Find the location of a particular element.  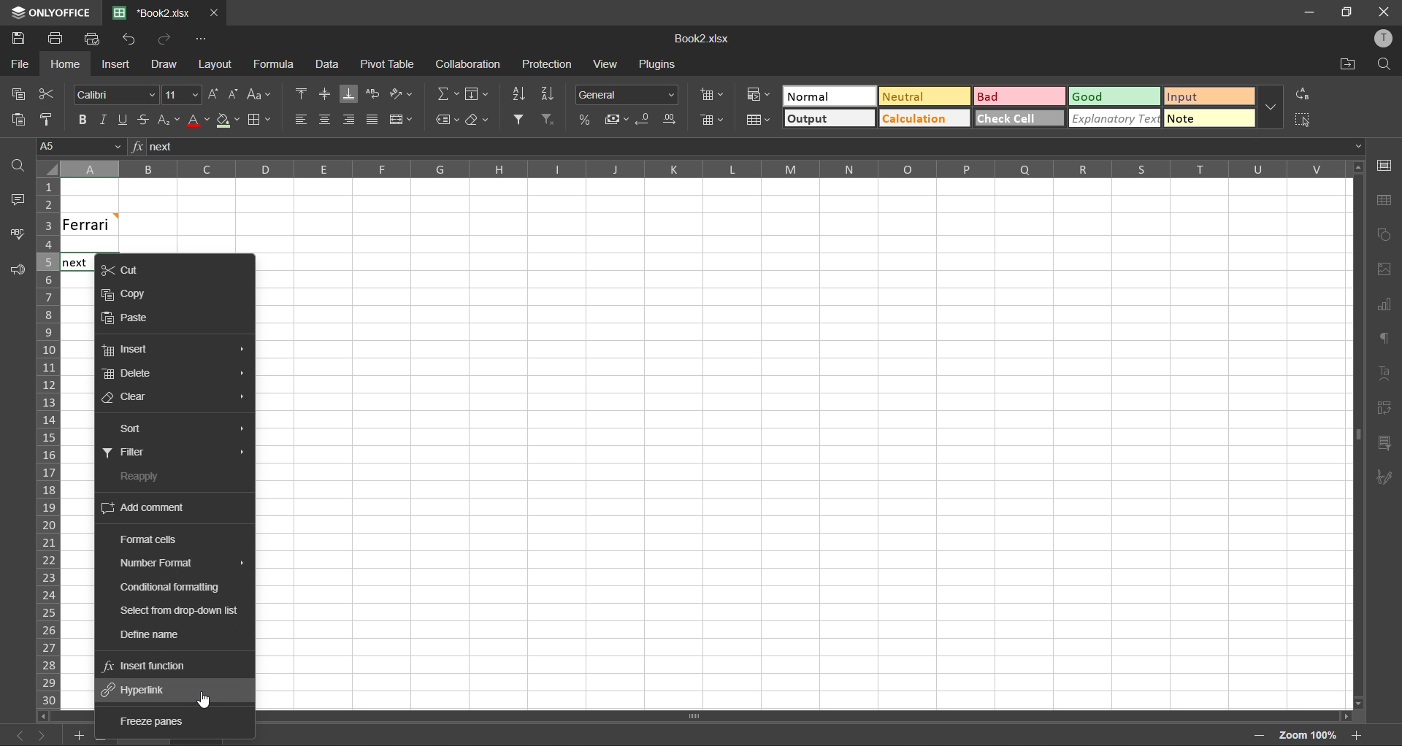

hyperlink is located at coordinates (139, 690).